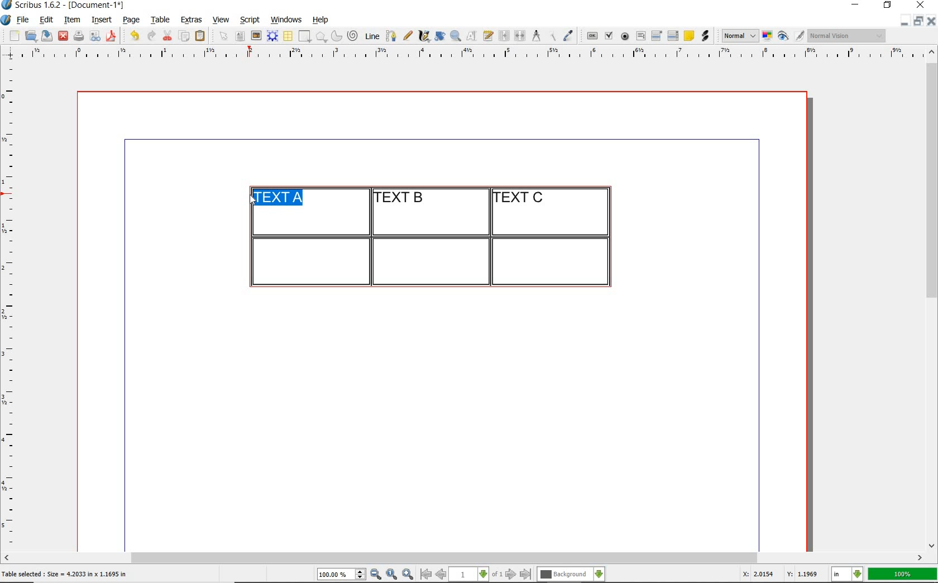  What do you see at coordinates (250, 20) in the screenshot?
I see `script` at bounding box center [250, 20].